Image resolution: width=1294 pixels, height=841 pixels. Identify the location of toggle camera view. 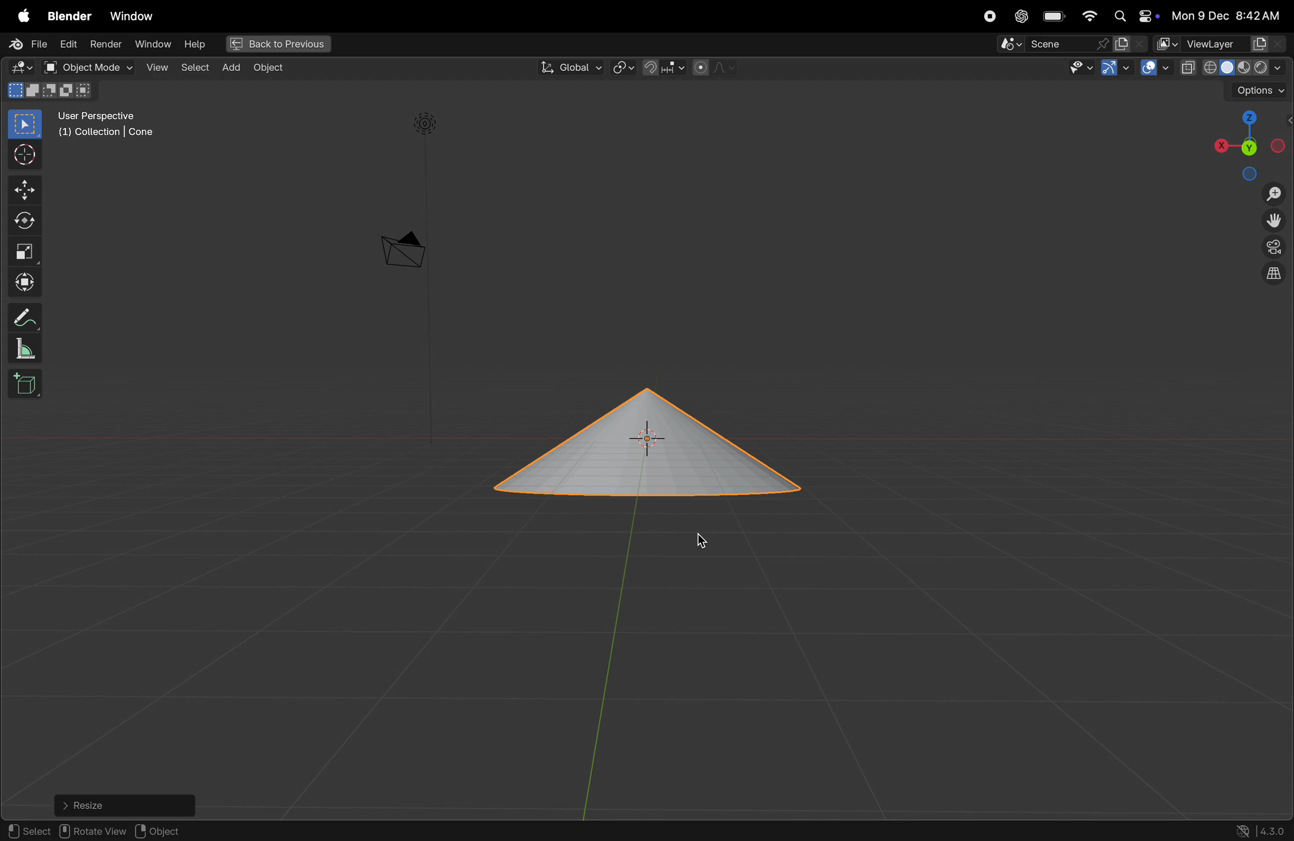
(1276, 245).